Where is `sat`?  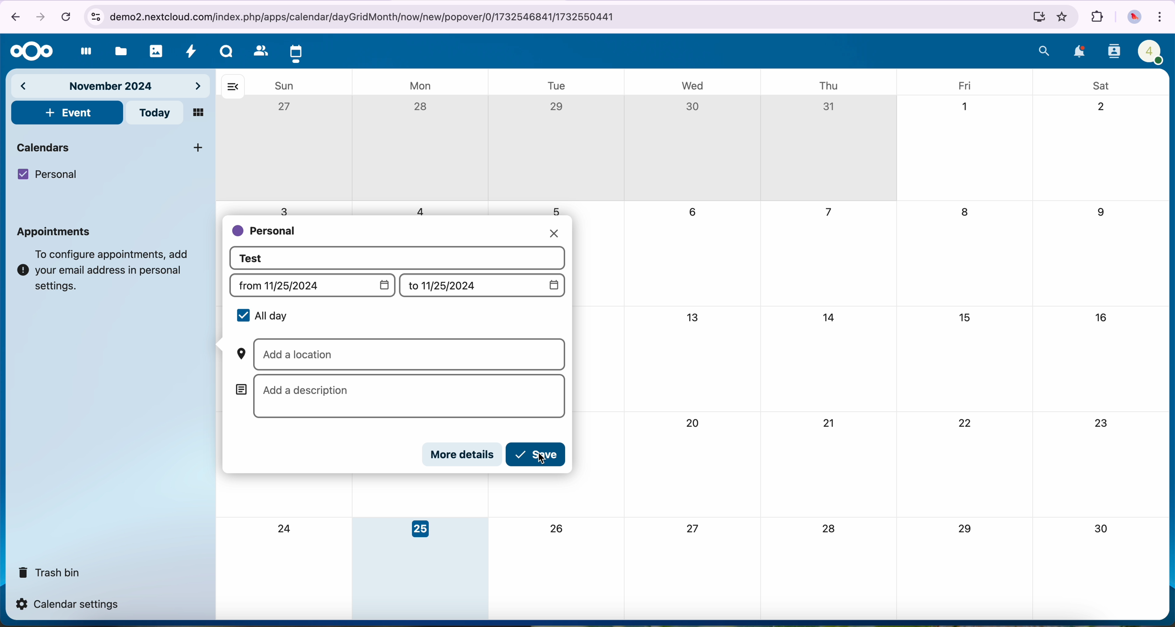
sat is located at coordinates (1104, 86).